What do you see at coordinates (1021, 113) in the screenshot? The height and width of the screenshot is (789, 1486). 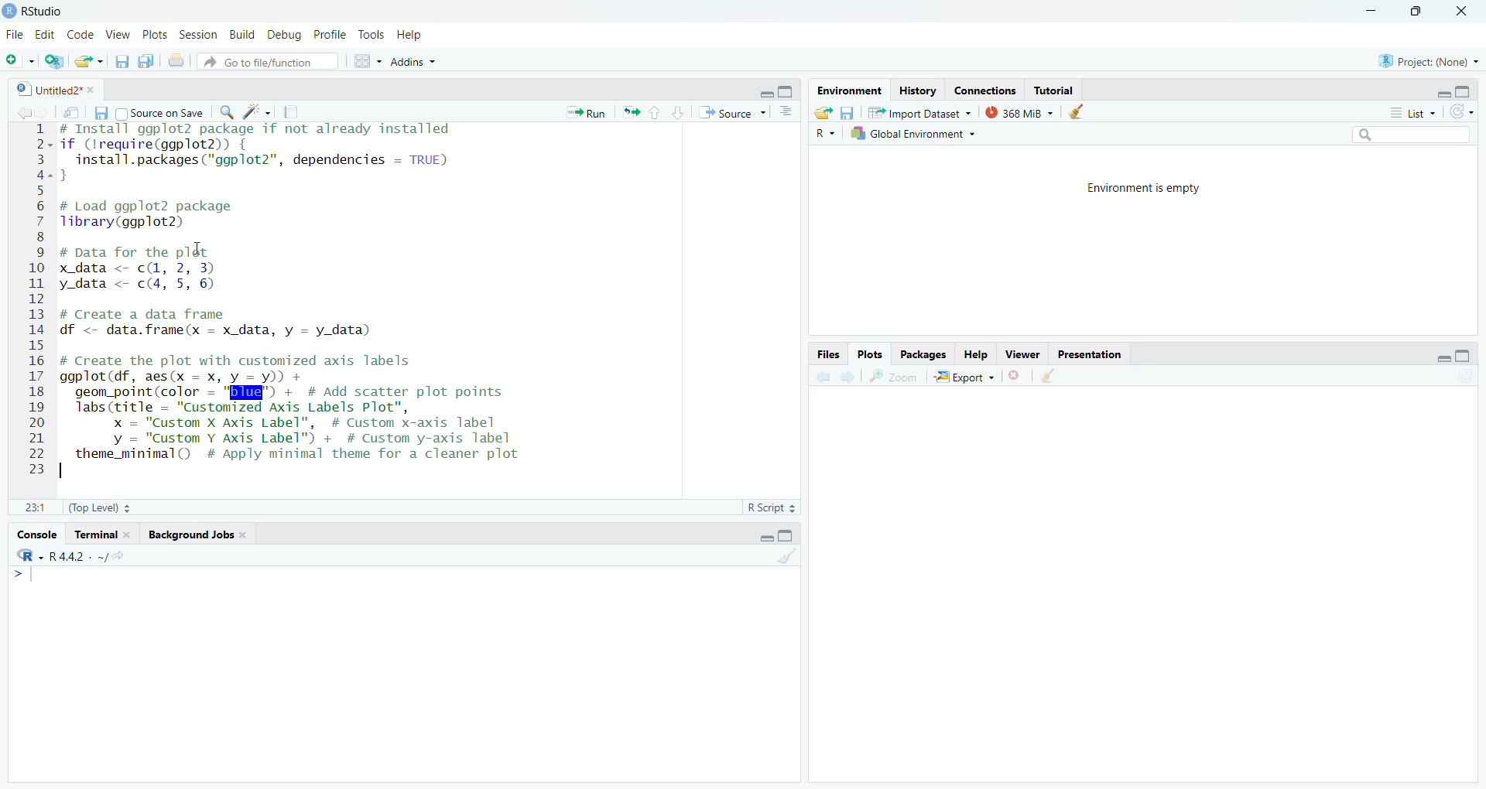 I see `© 363 MmiB +` at bounding box center [1021, 113].